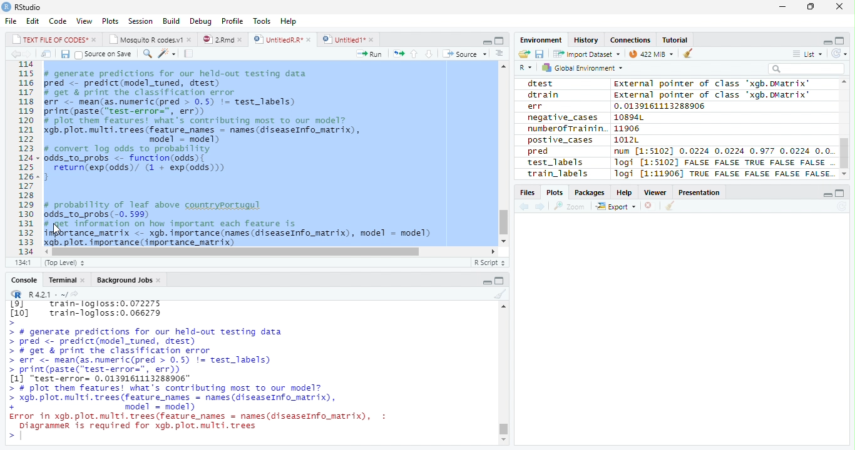 The height and width of the screenshot is (450, 855). What do you see at coordinates (556, 174) in the screenshot?
I see `train_labels` at bounding box center [556, 174].